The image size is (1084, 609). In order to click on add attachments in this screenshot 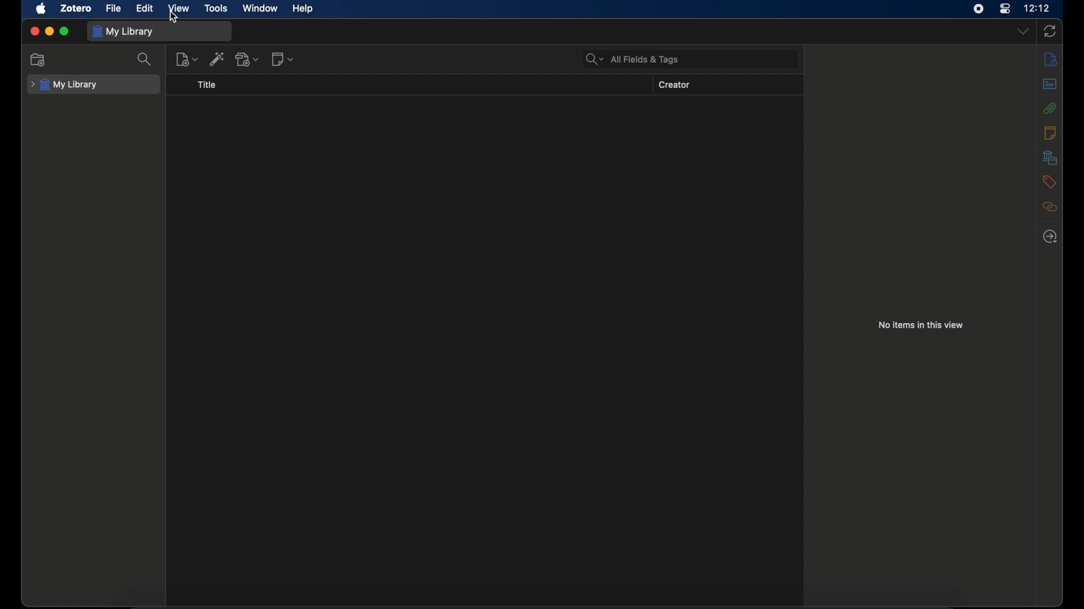, I will do `click(248, 60)`.